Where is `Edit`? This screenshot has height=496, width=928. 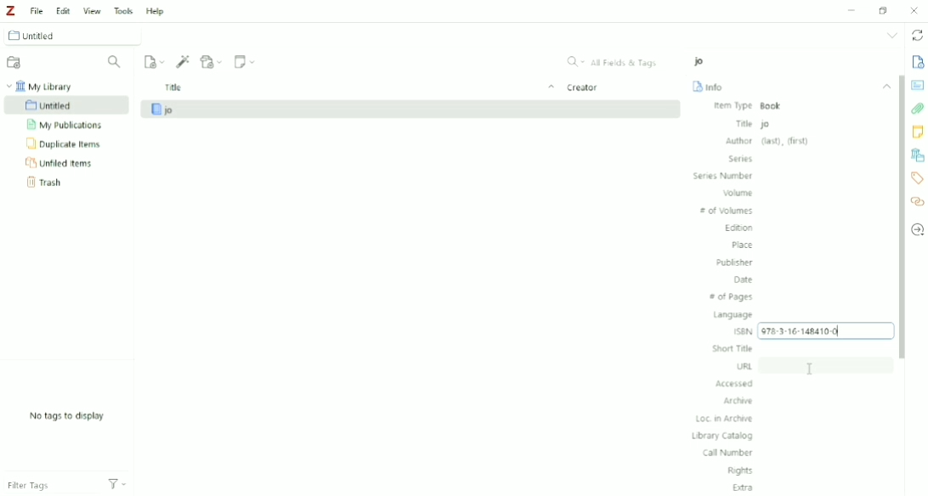 Edit is located at coordinates (64, 10).